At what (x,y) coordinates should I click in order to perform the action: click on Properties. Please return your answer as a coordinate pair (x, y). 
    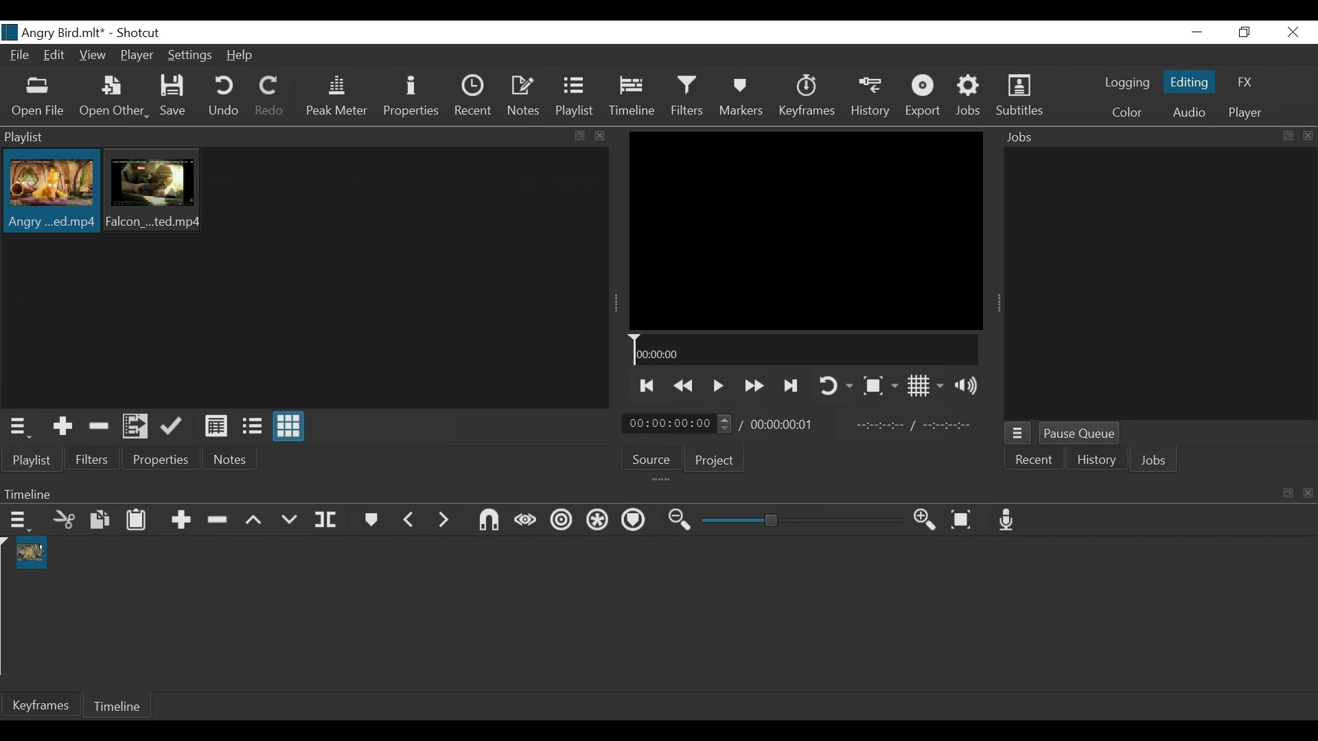
    Looking at the image, I should click on (411, 98).